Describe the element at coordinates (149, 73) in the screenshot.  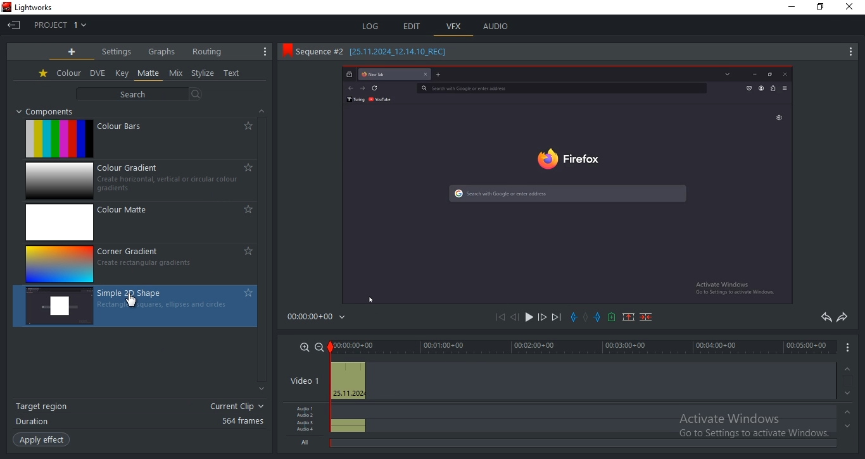
I see `matte` at that location.